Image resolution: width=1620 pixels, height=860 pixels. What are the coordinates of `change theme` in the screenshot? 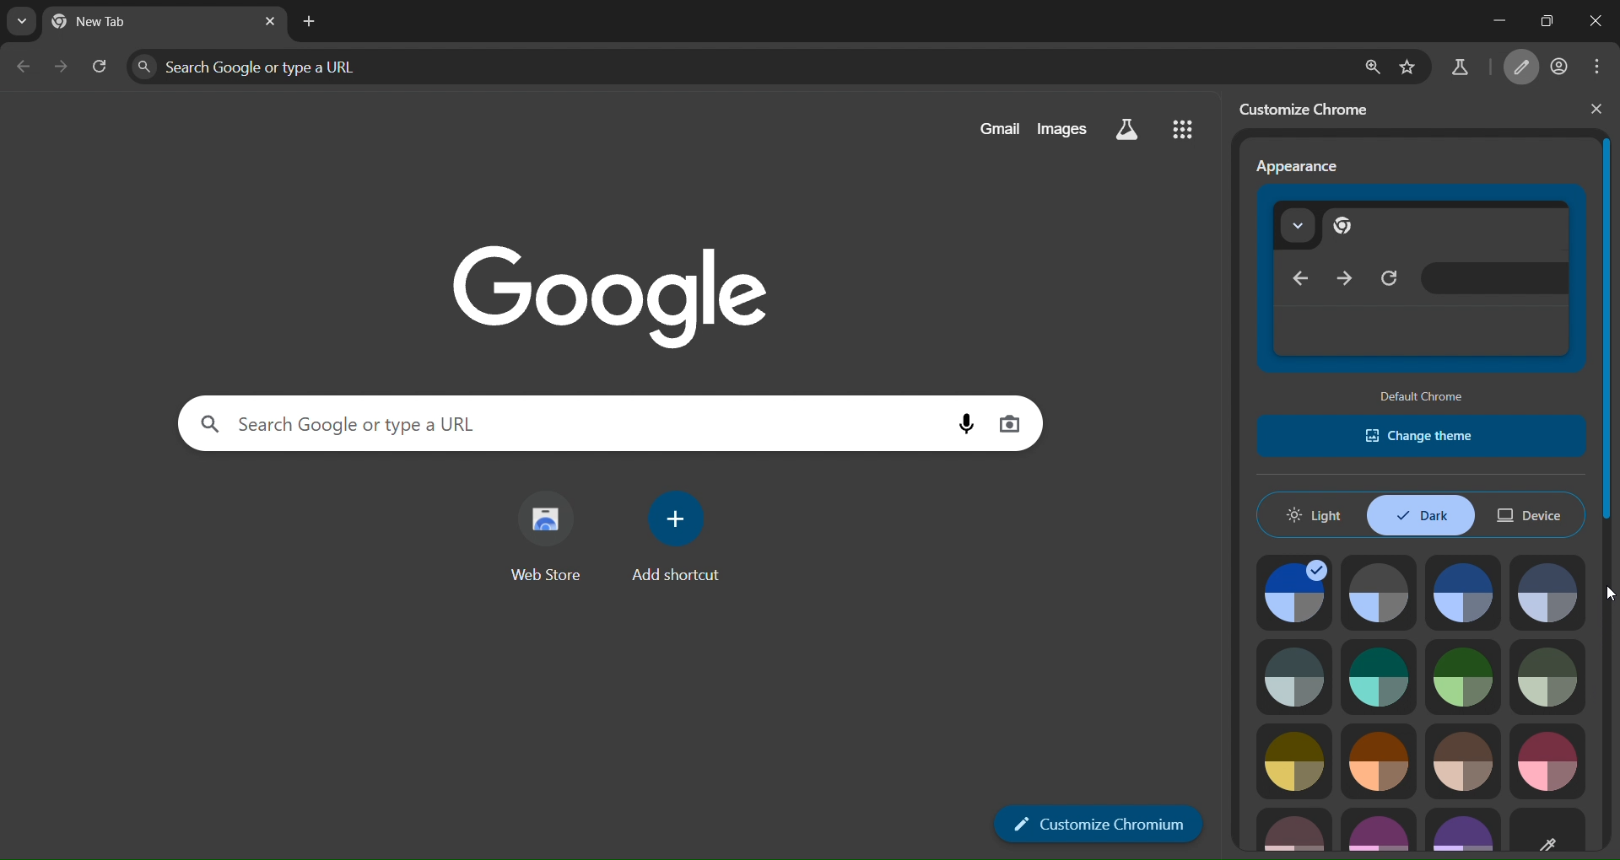 It's located at (1424, 435).